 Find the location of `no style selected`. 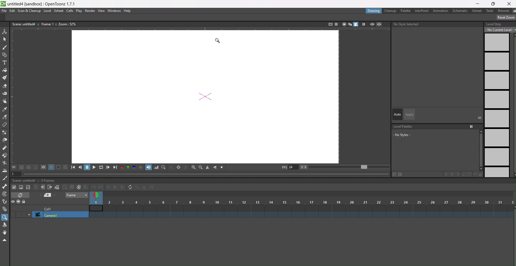

no style selected is located at coordinates (406, 25).